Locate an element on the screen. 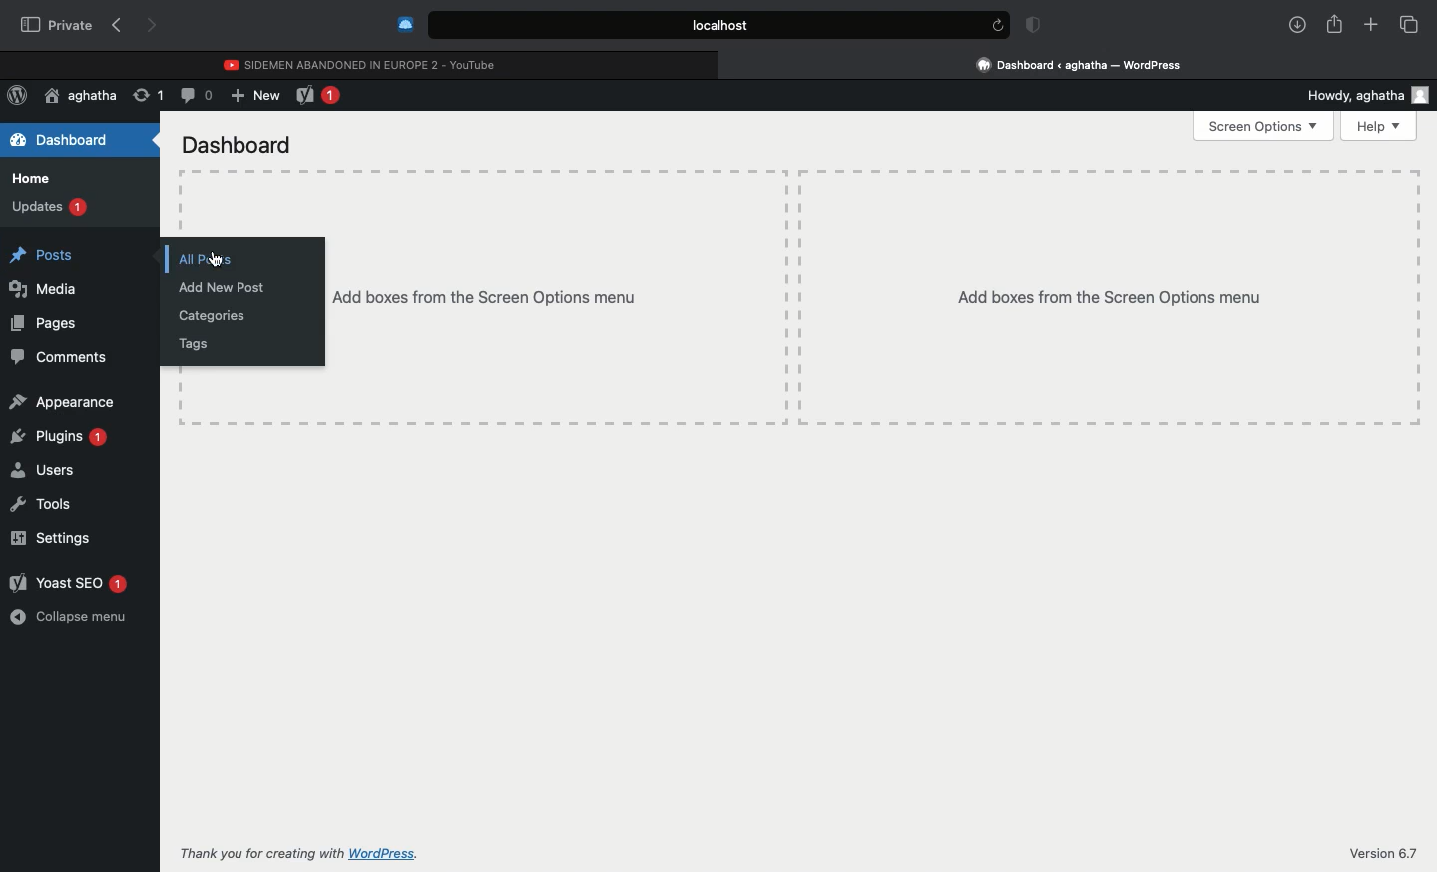 Image resolution: width=1437 pixels, height=872 pixels. close is located at coordinates (727, 64).